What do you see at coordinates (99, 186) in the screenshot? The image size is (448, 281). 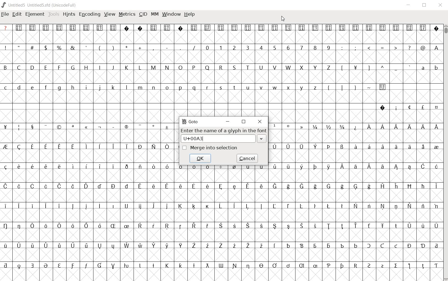 I see `Symbol` at bounding box center [99, 186].